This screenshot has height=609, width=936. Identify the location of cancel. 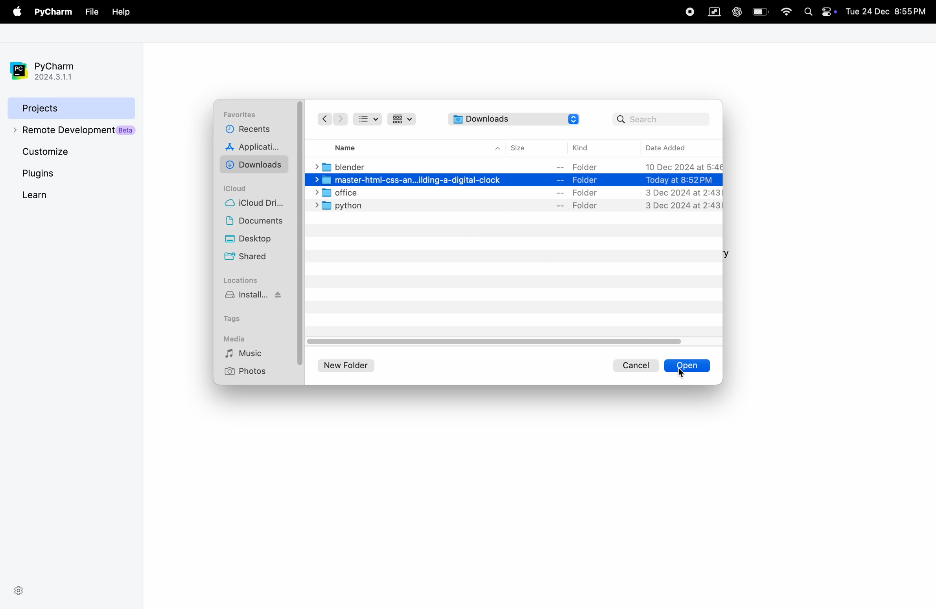
(637, 365).